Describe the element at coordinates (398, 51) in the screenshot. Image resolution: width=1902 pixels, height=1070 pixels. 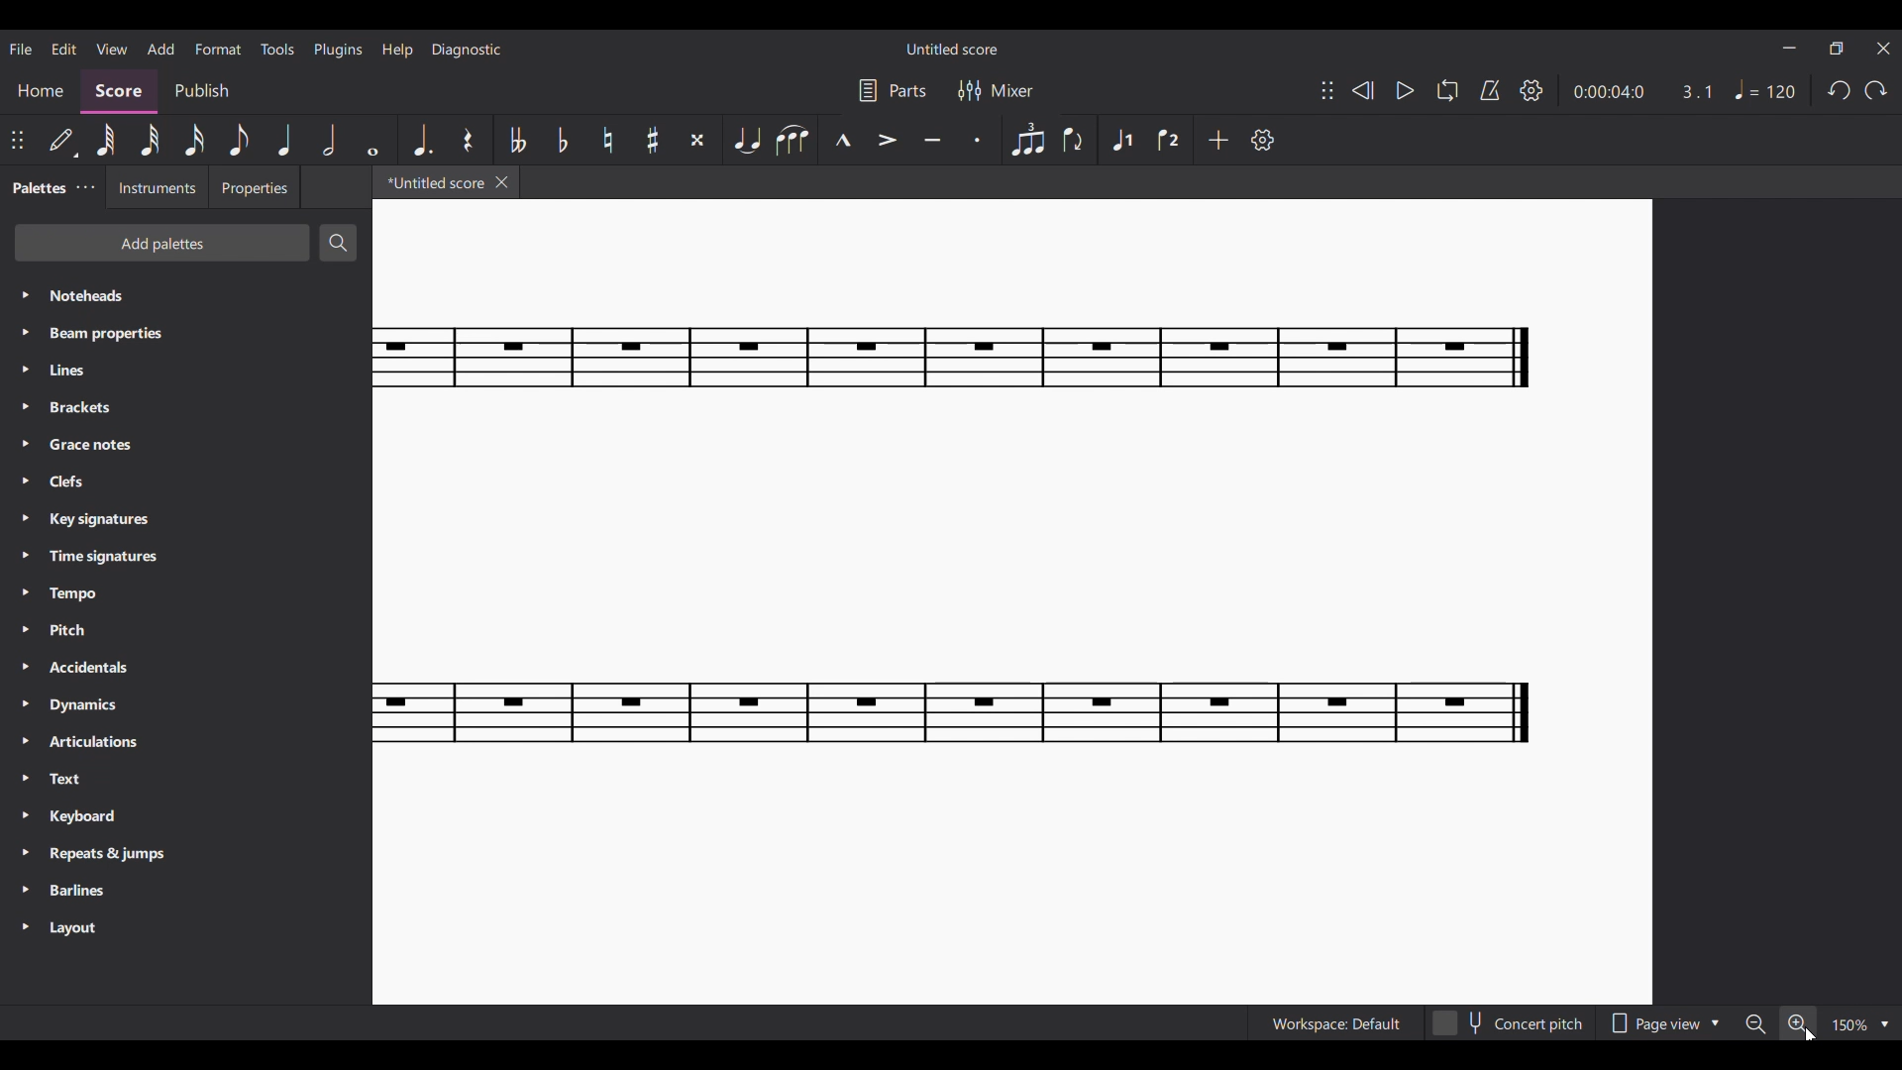
I see `Help menu` at that location.